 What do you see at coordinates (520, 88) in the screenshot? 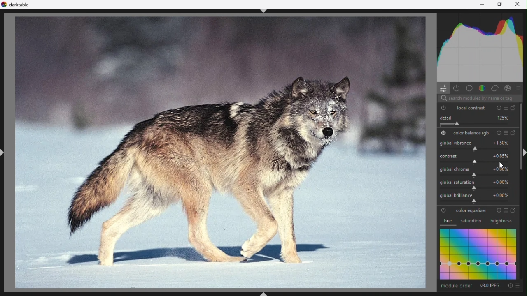
I see `presets` at bounding box center [520, 88].